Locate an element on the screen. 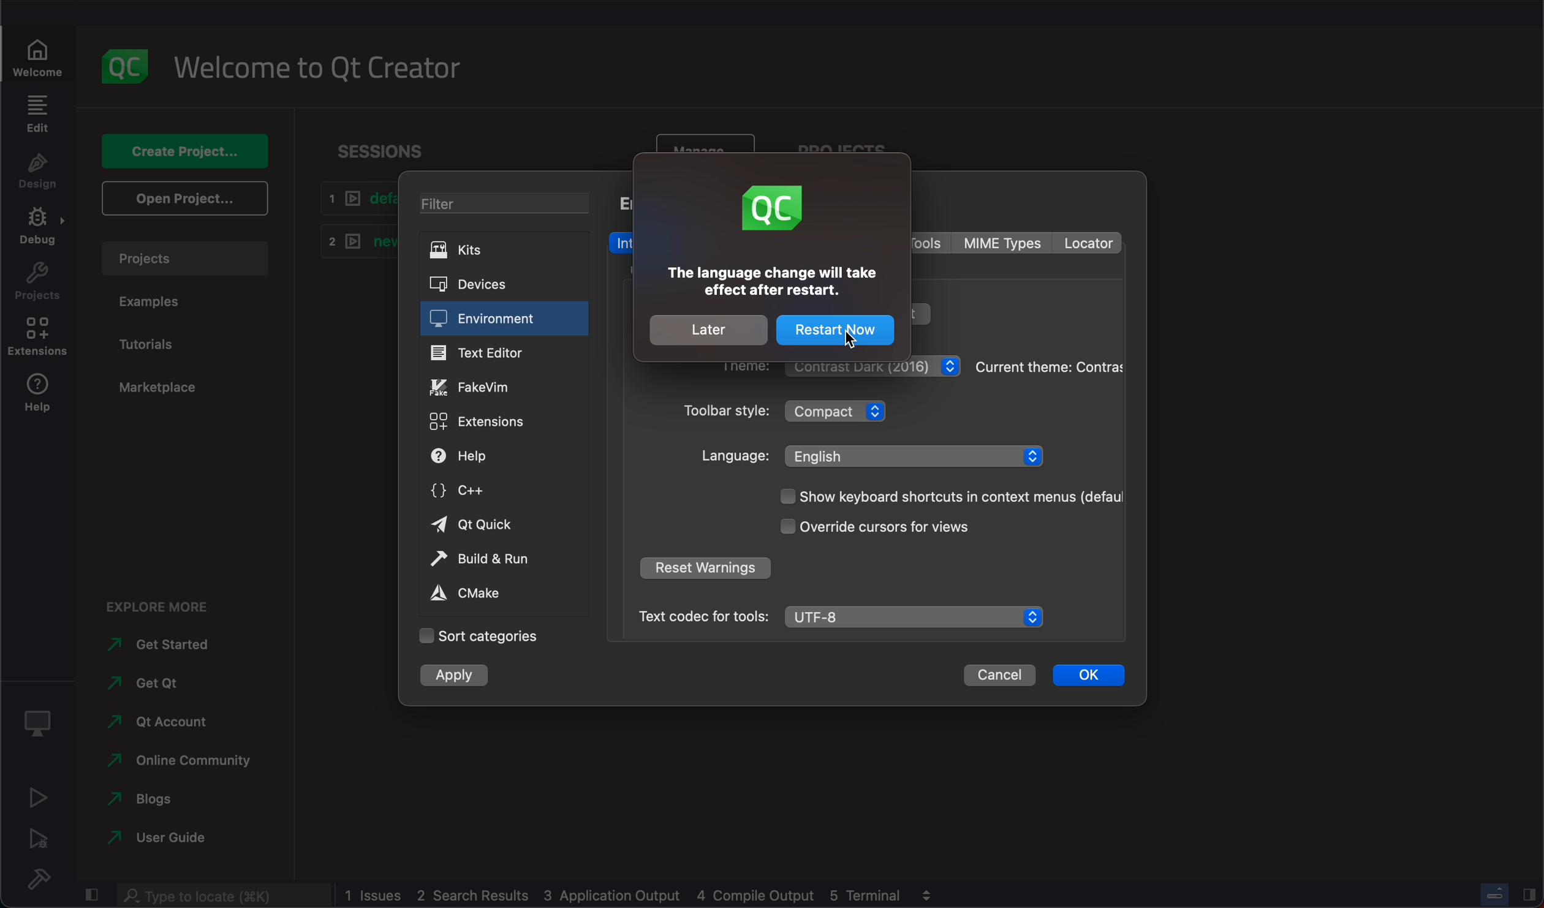 This screenshot has width=1544, height=908. mime types is located at coordinates (1007, 243).